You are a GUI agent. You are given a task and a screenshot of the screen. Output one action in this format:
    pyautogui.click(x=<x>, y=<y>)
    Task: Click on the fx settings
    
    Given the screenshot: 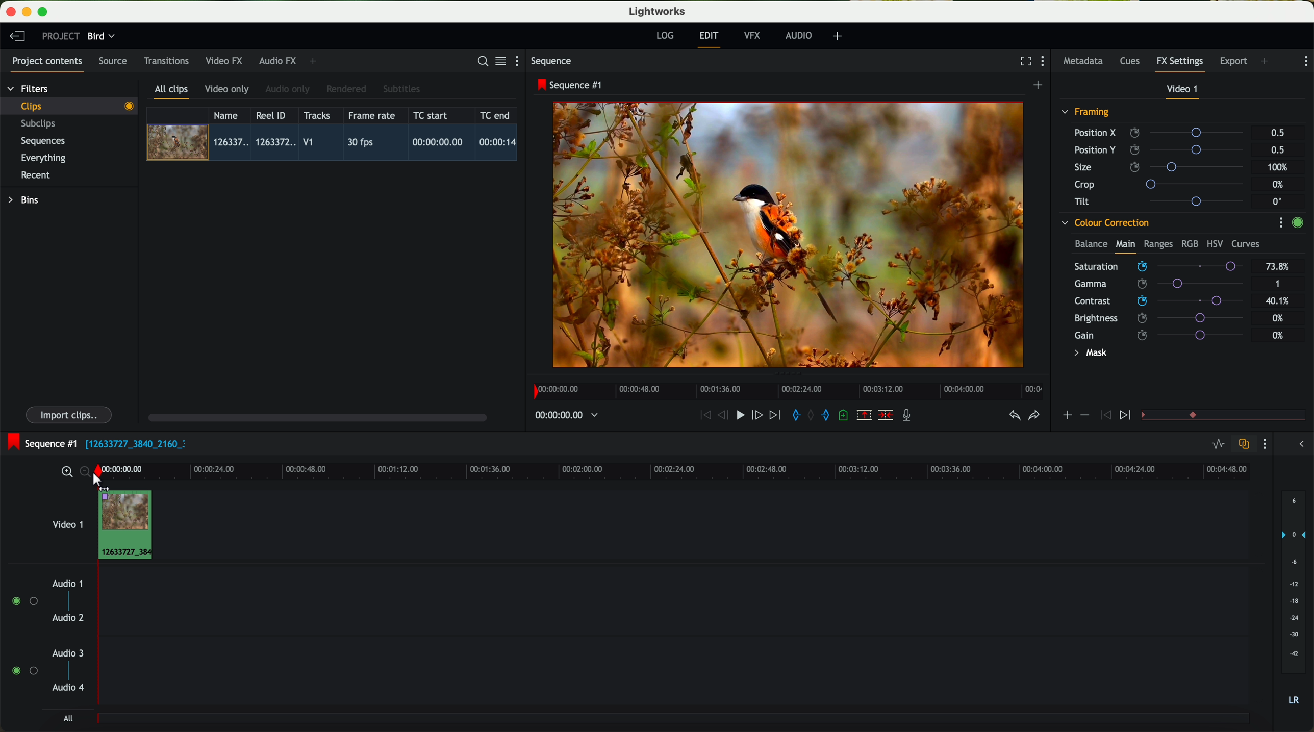 What is the action you would take?
    pyautogui.click(x=1179, y=64)
    